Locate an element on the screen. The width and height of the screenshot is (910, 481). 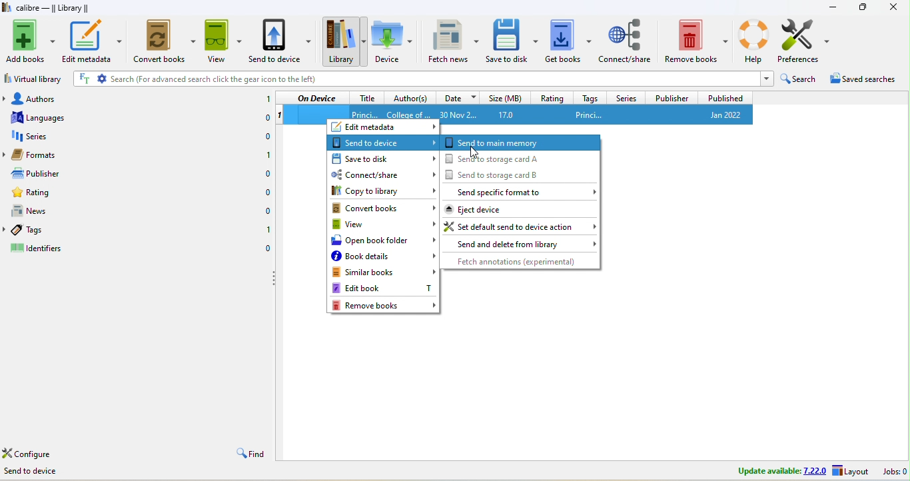
save to disk is located at coordinates (512, 40).